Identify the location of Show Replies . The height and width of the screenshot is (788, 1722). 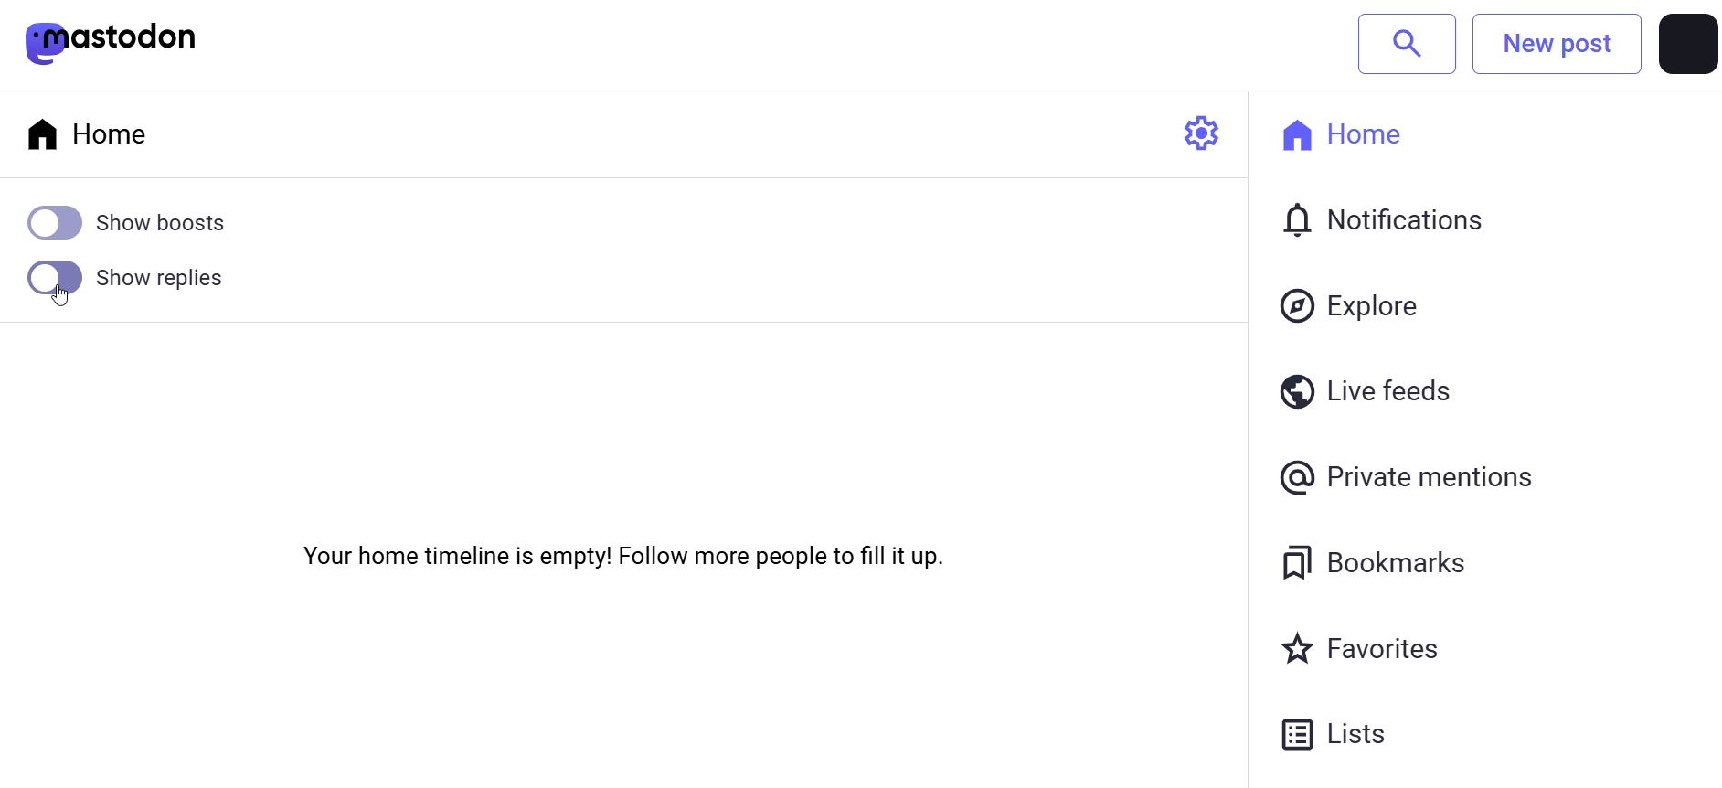
(147, 285).